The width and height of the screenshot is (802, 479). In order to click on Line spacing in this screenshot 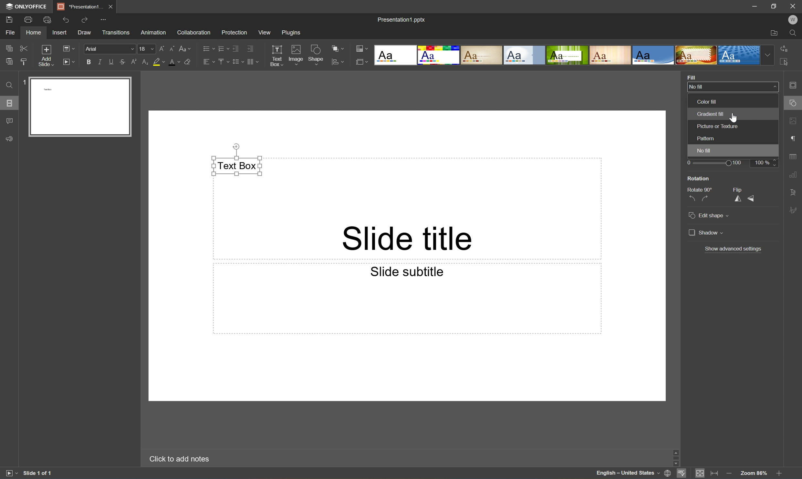, I will do `click(235, 63)`.